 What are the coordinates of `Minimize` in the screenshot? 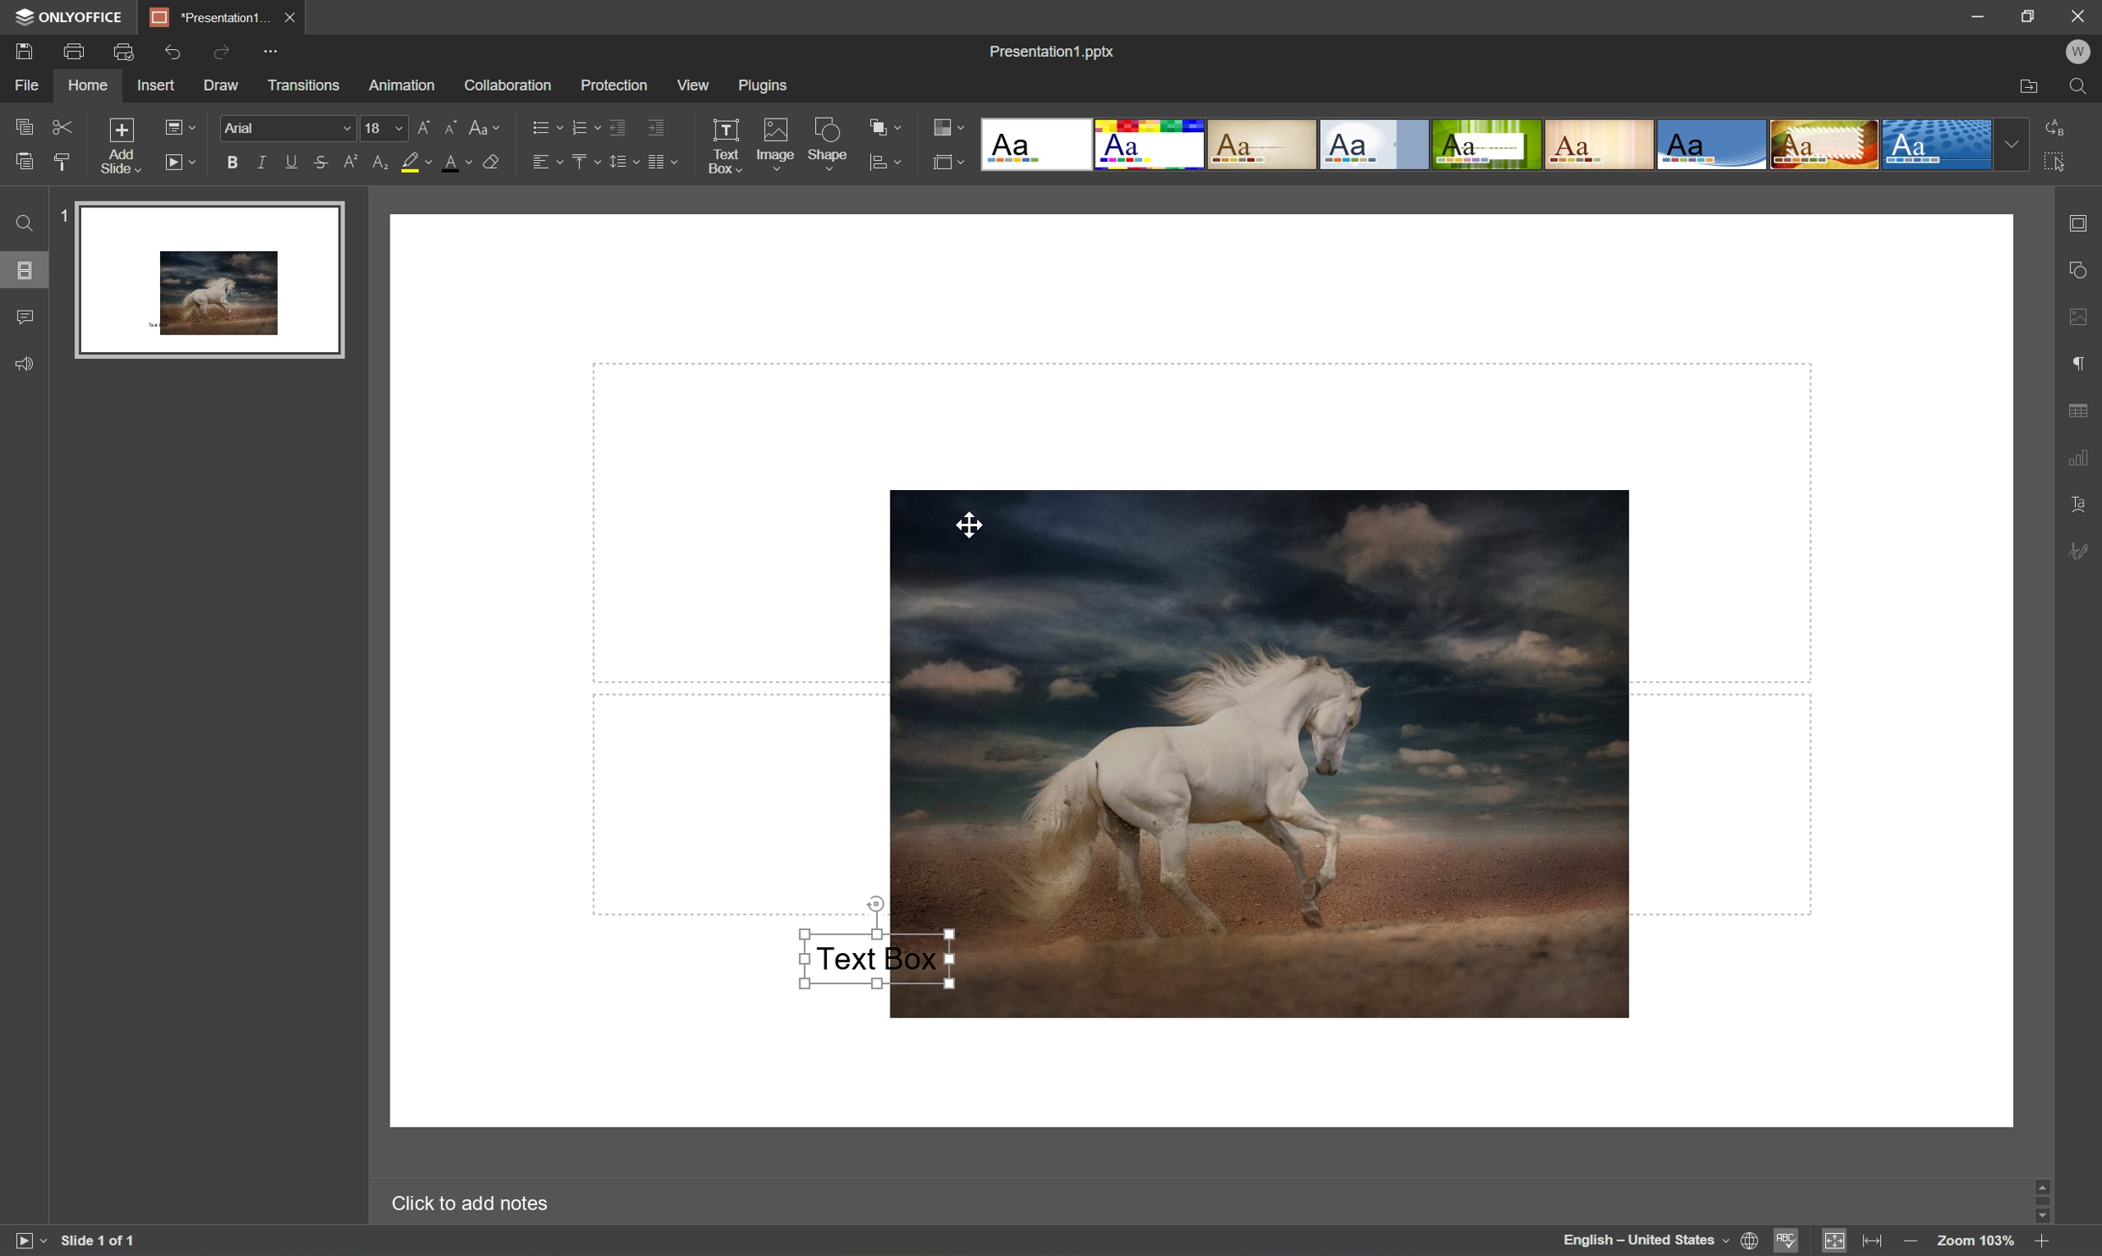 It's located at (1967, 15).